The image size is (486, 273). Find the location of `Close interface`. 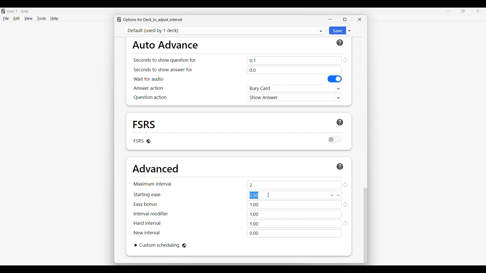

Close interface is located at coordinates (478, 11).